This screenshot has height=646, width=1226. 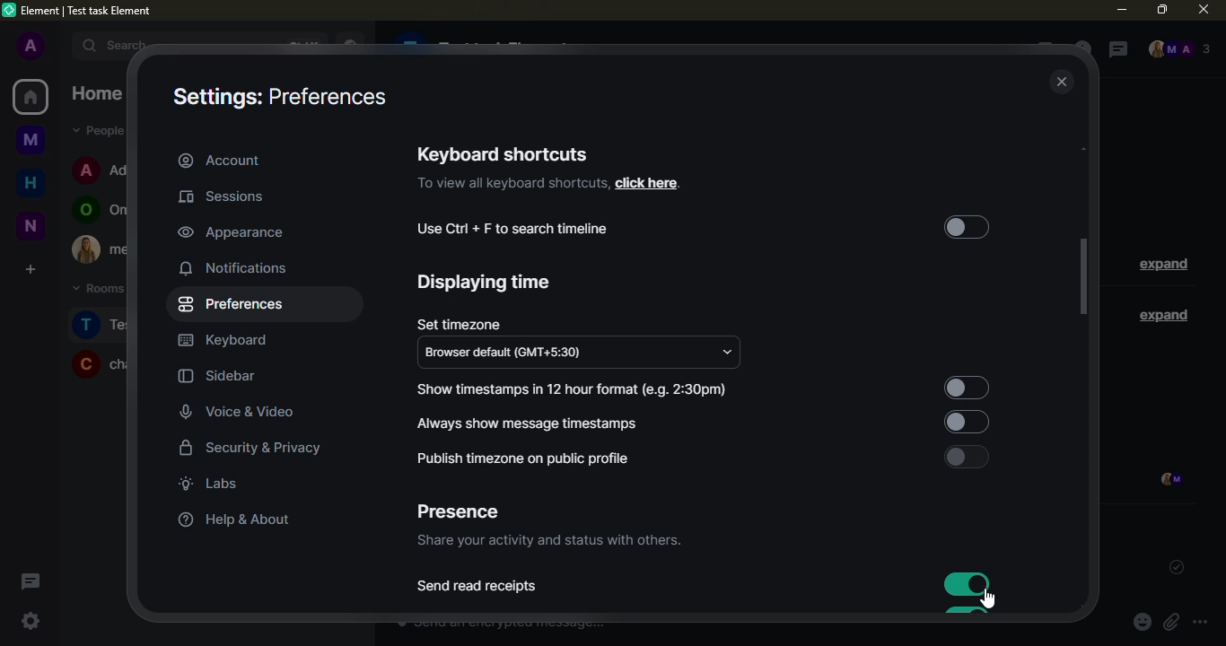 I want to click on seen, so click(x=1169, y=481).